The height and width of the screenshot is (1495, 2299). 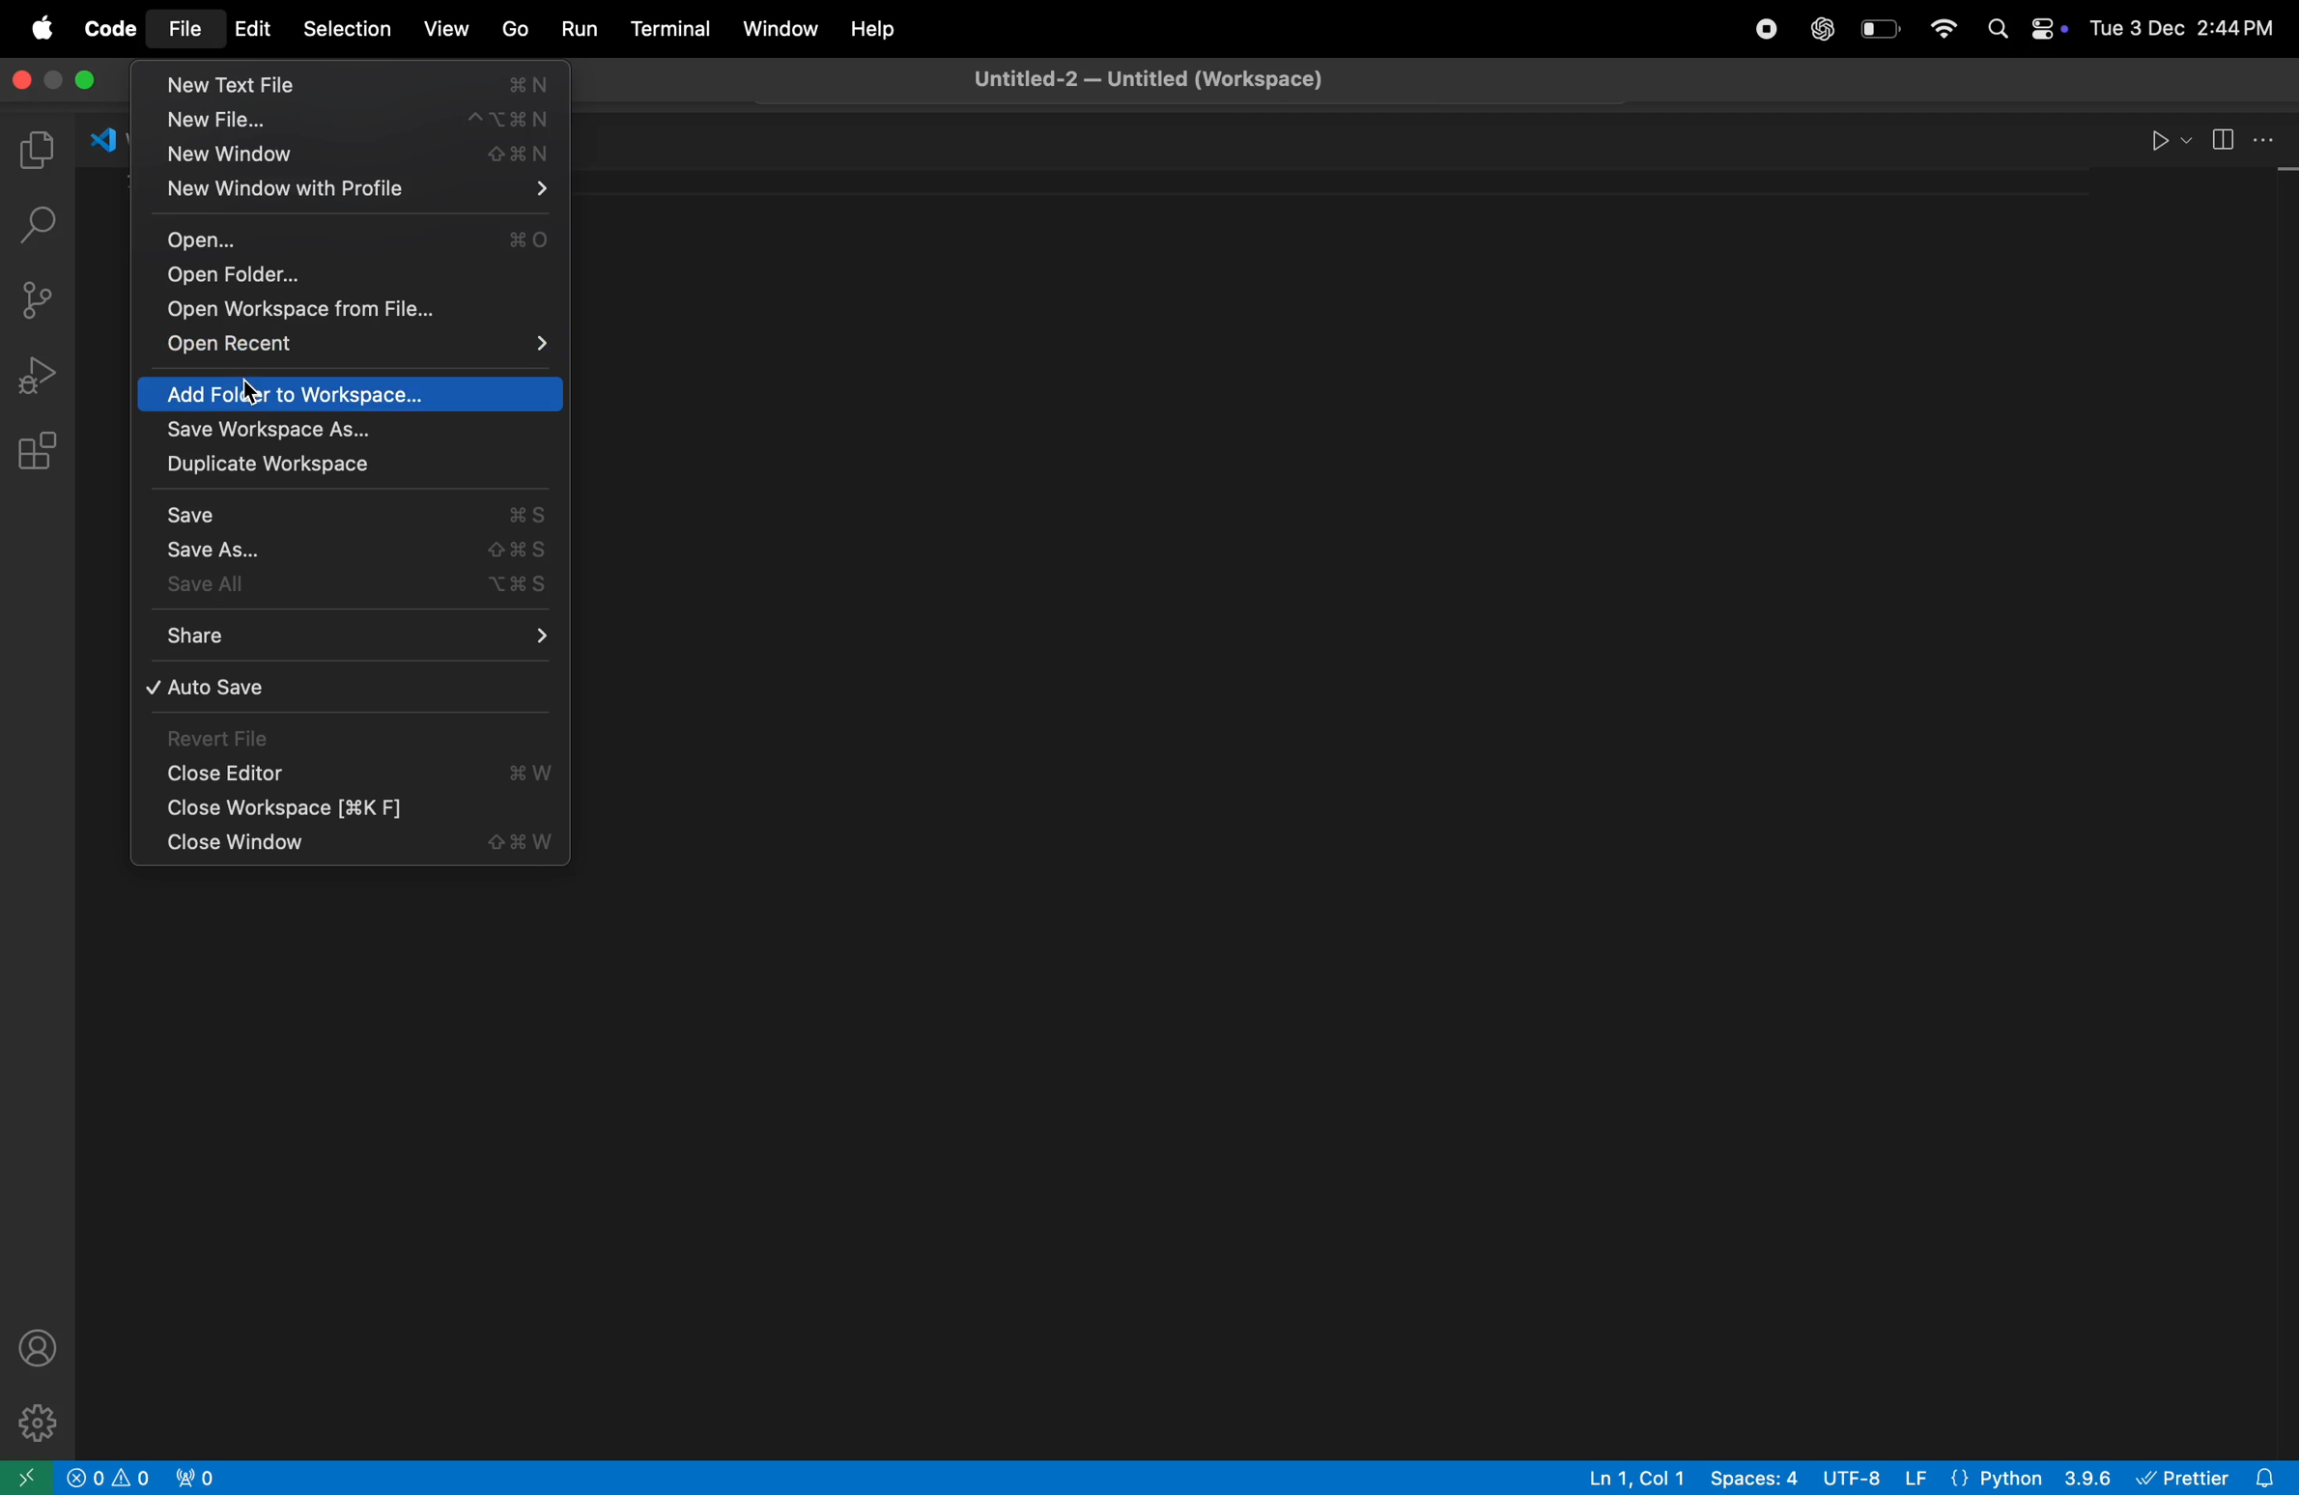 What do you see at coordinates (41, 231) in the screenshot?
I see `search` at bounding box center [41, 231].